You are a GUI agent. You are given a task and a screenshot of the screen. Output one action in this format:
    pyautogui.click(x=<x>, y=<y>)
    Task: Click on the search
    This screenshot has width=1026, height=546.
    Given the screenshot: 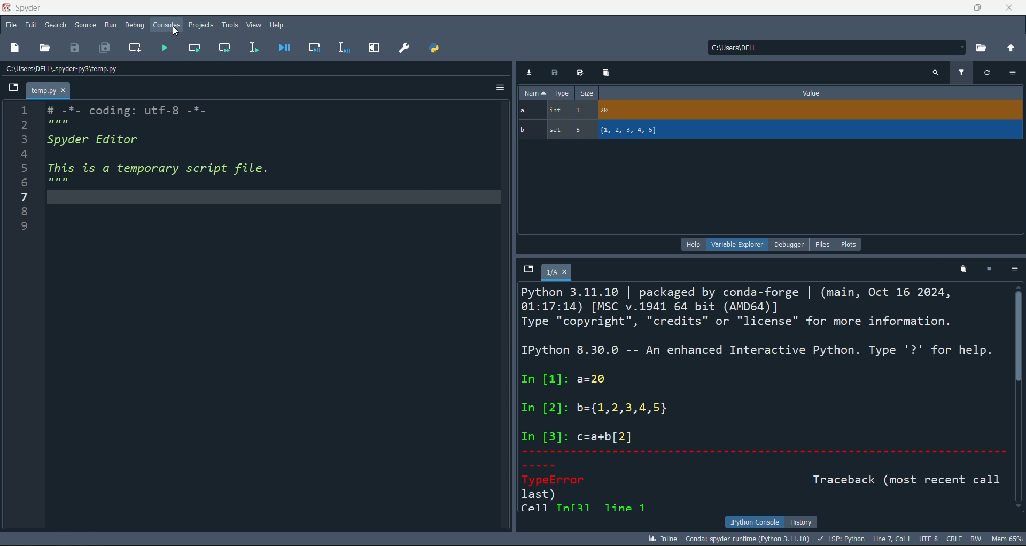 What is the action you would take?
    pyautogui.click(x=56, y=25)
    